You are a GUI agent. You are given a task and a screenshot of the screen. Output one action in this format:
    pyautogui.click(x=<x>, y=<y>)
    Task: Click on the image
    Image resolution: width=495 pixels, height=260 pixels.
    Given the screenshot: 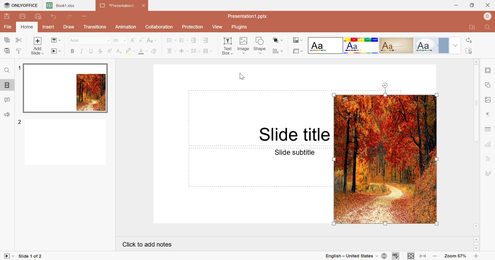 What is the action you would take?
    pyautogui.click(x=385, y=151)
    